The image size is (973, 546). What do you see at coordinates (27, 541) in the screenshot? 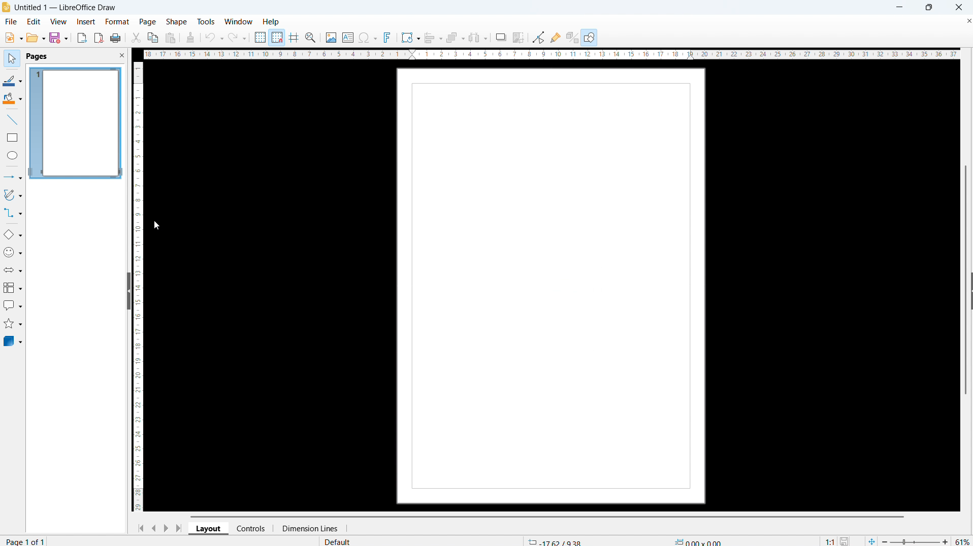
I see `page number` at bounding box center [27, 541].